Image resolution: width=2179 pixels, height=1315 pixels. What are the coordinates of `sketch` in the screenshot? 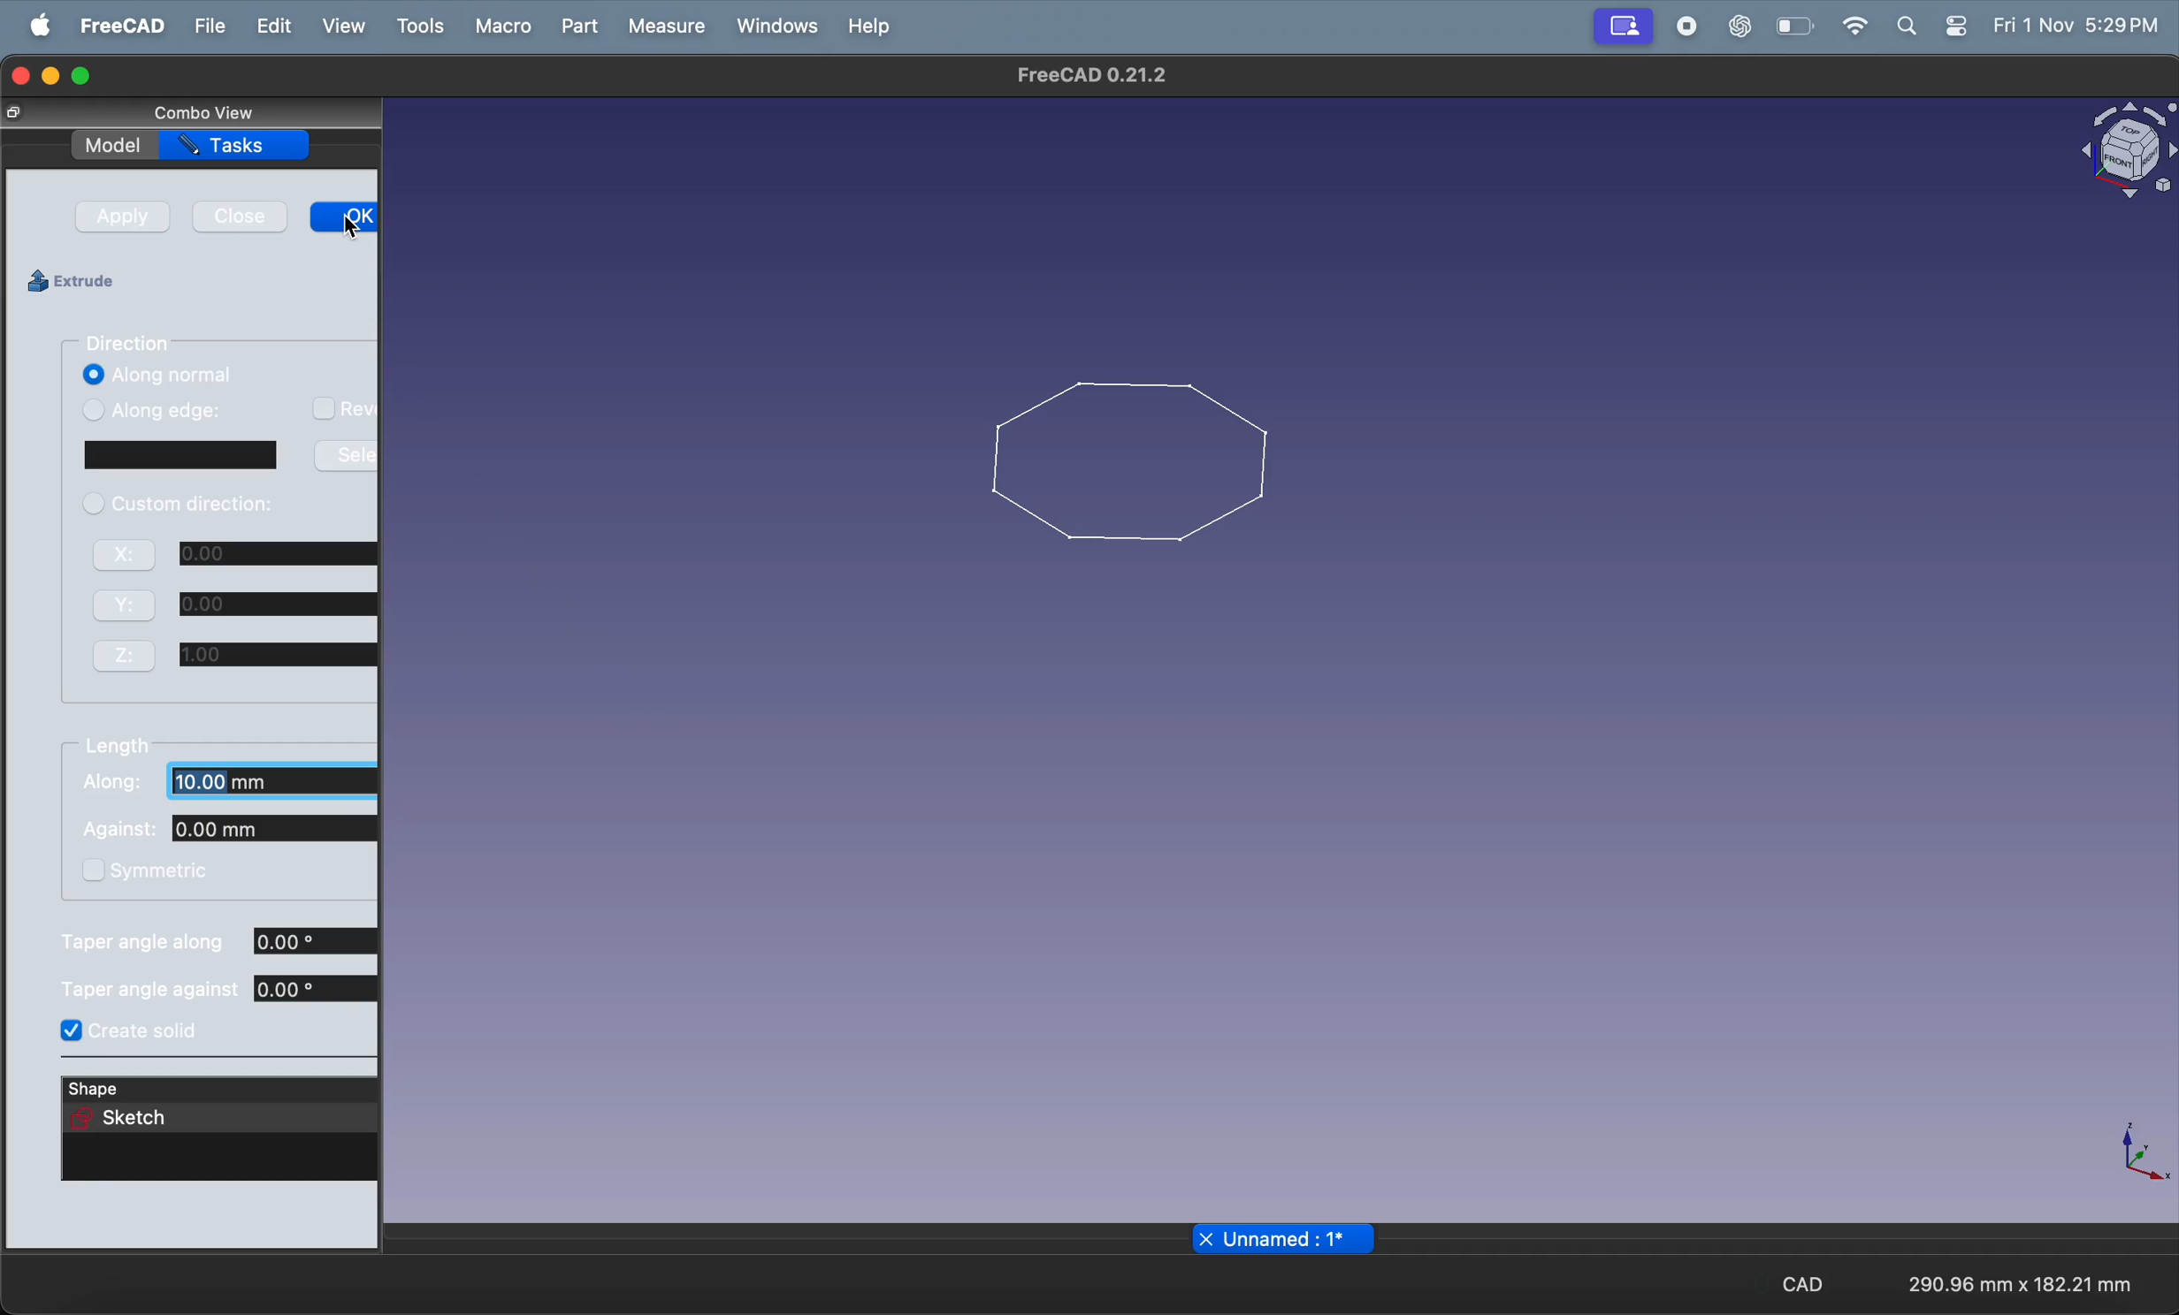 It's located at (128, 1123).